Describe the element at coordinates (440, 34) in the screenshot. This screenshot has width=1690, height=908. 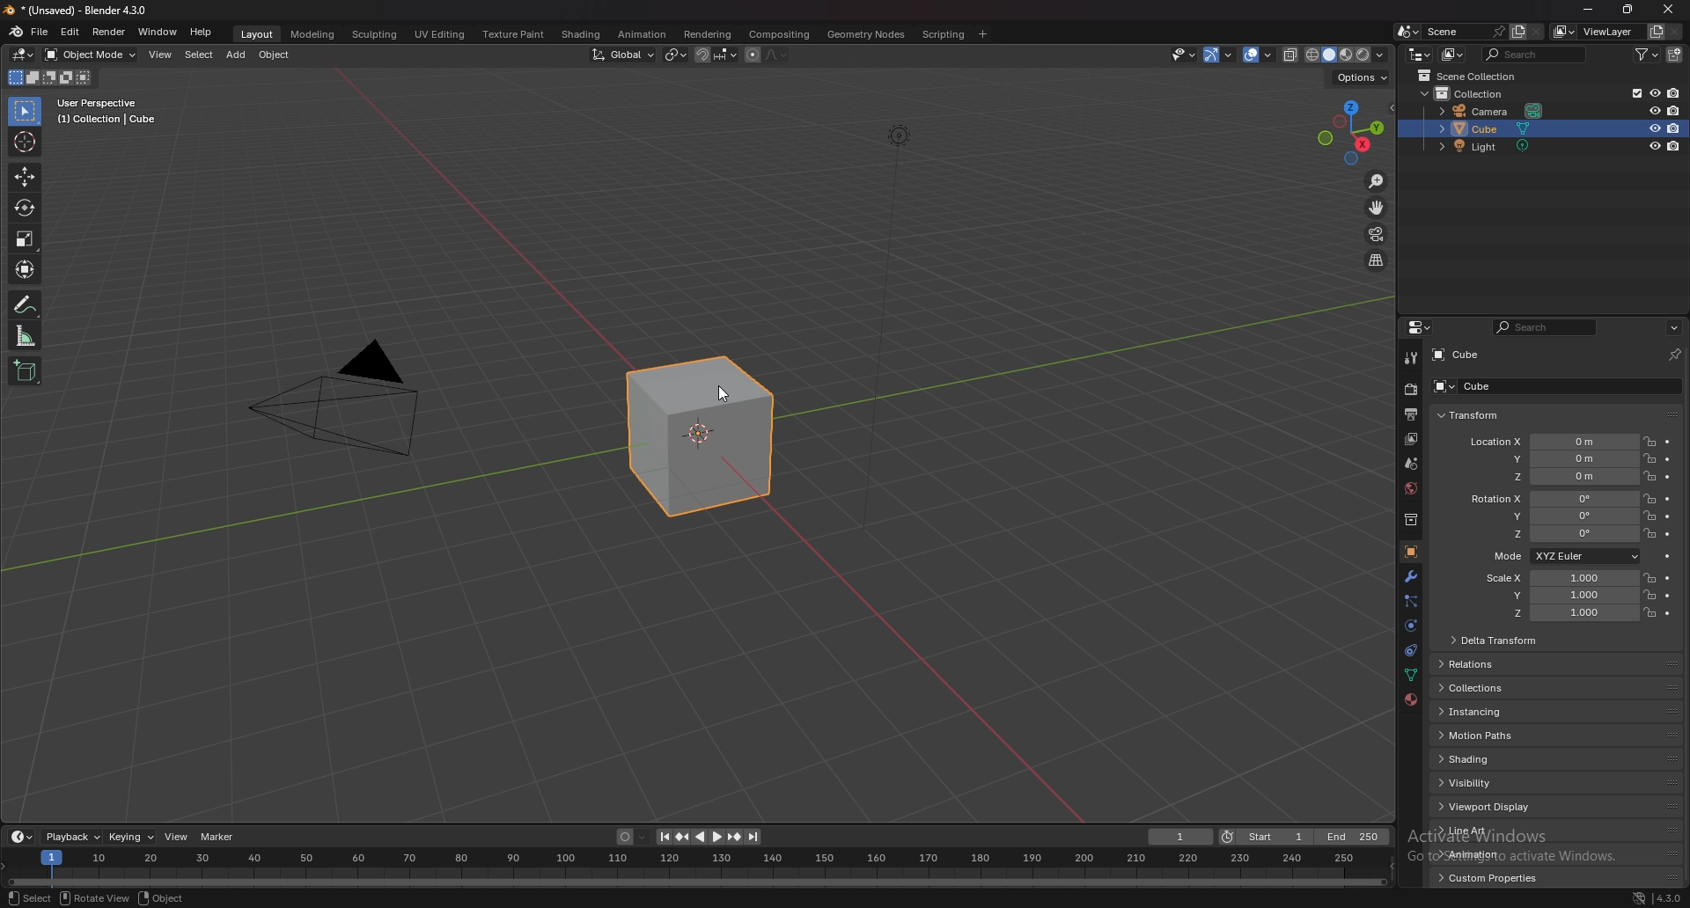
I see `uv editing` at that location.